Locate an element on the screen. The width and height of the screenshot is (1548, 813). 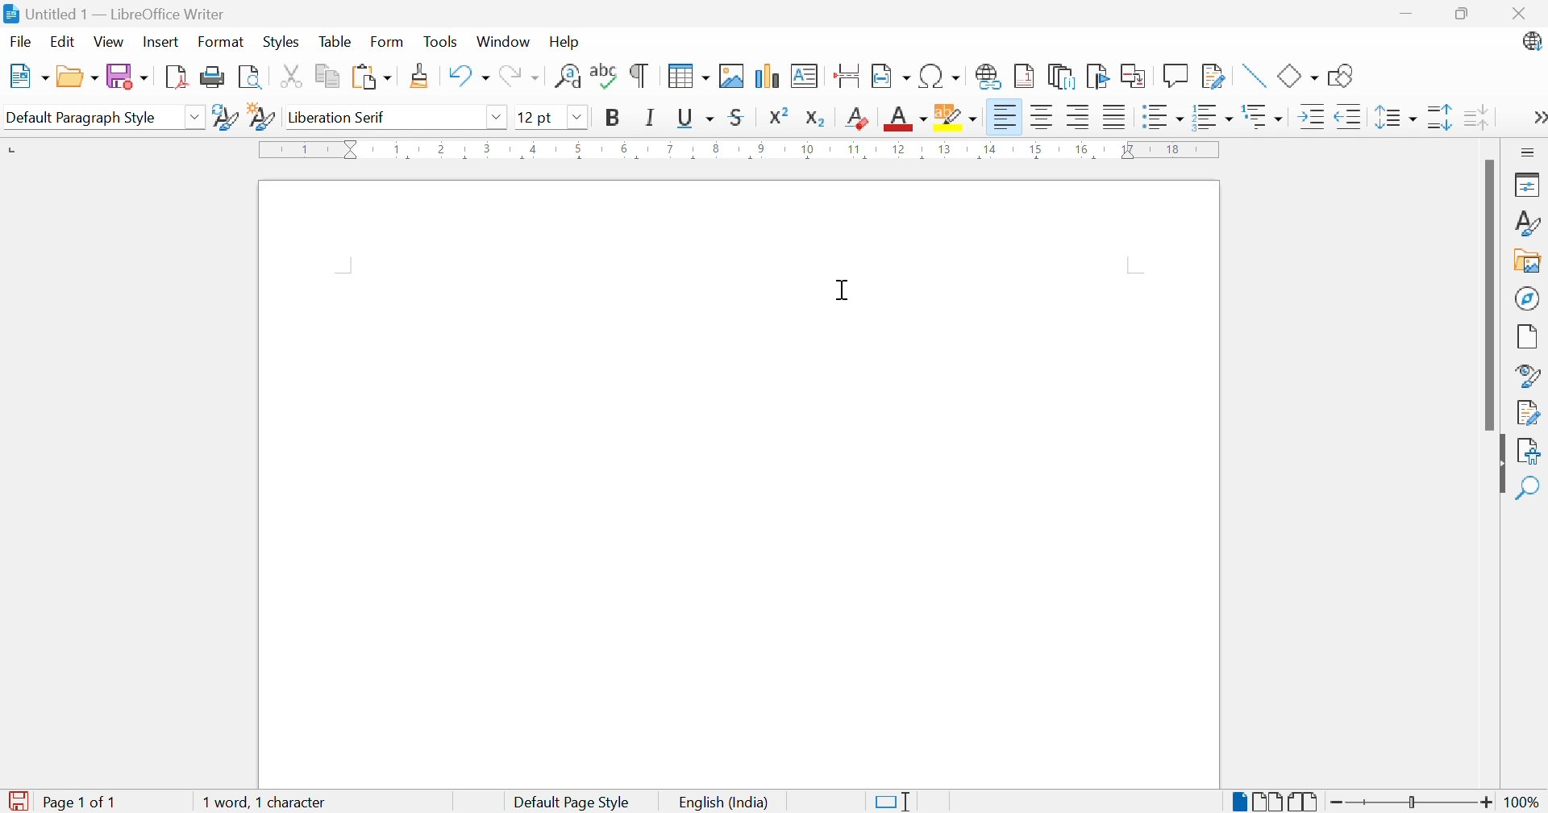
Open is located at coordinates (79, 77).